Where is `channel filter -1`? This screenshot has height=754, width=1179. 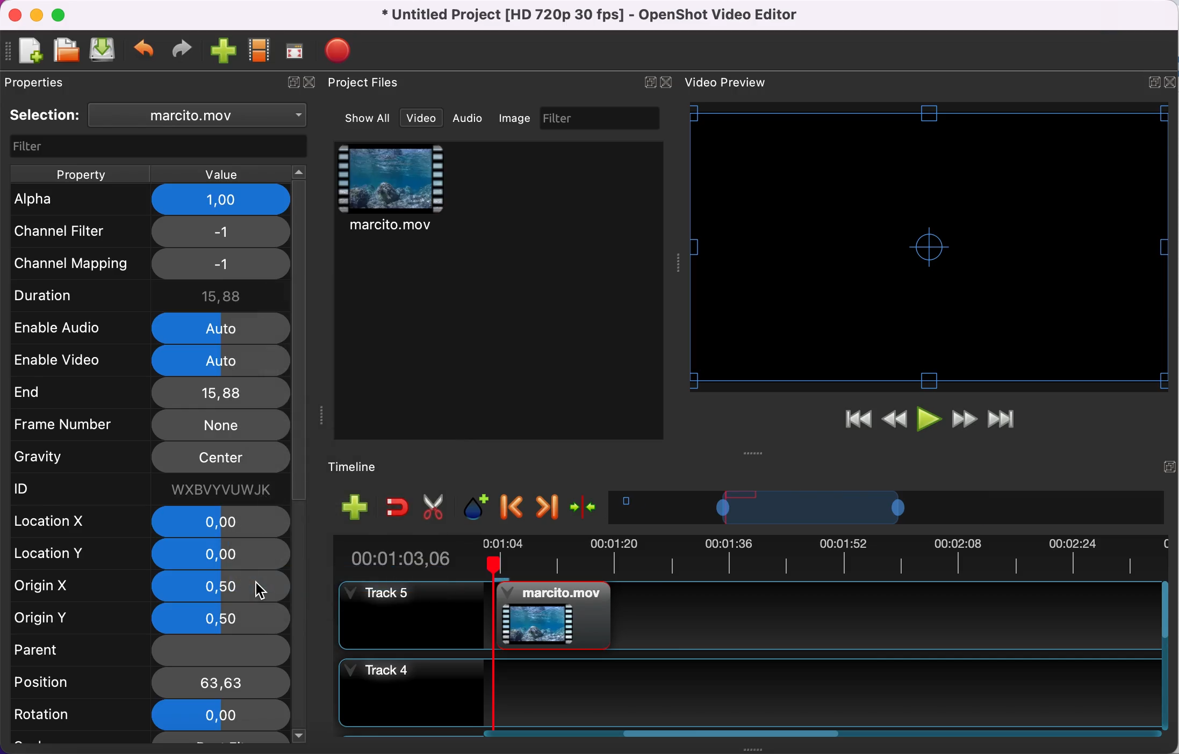
channel filter -1 is located at coordinates (147, 231).